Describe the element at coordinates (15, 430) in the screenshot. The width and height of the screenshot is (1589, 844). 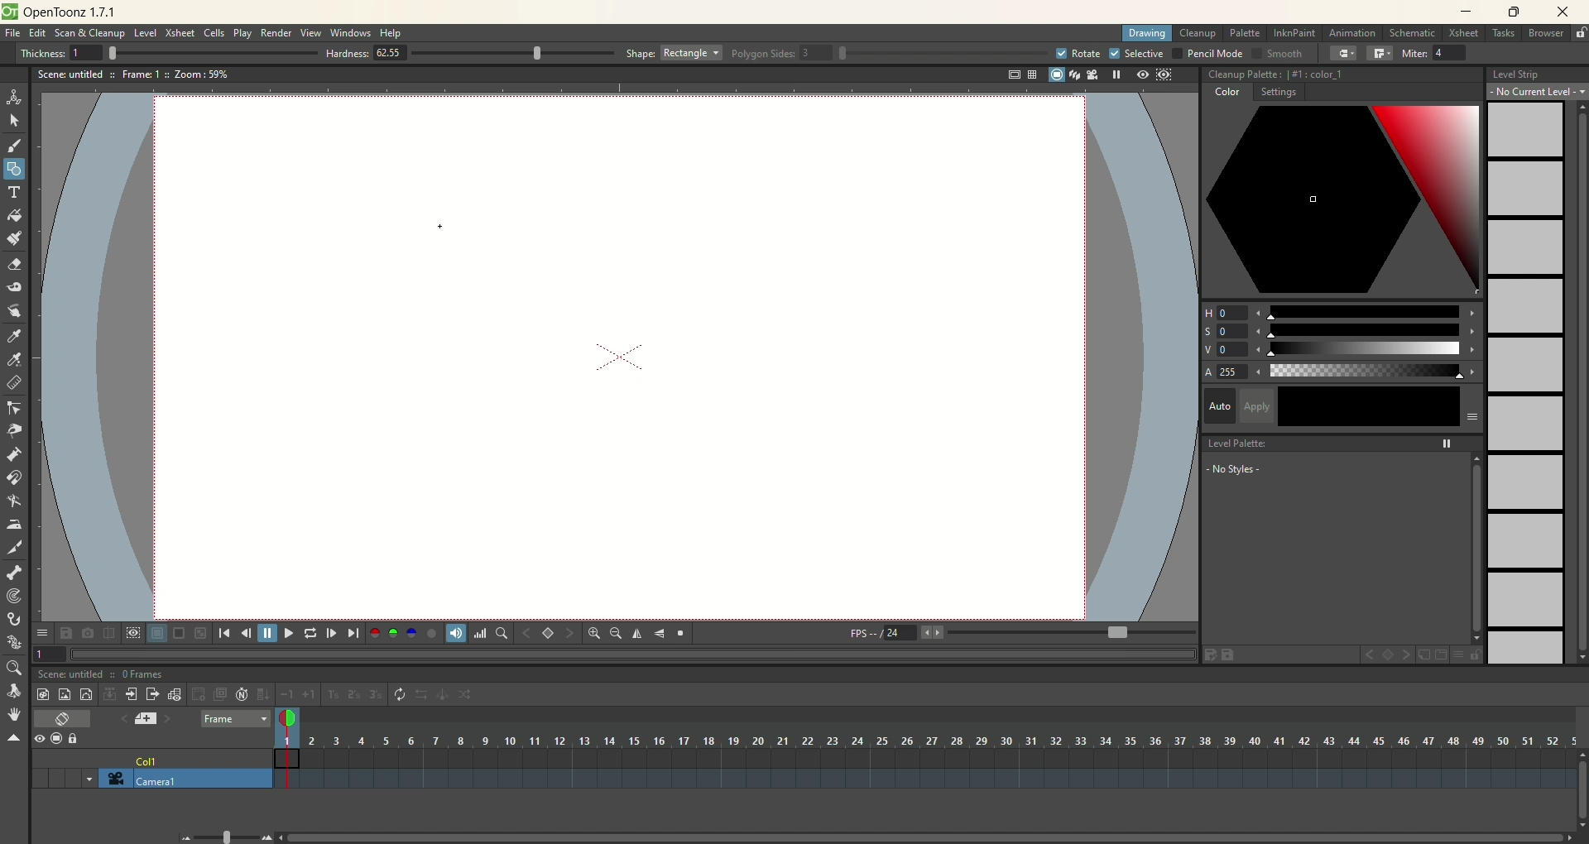
I see `pinch` at that location.